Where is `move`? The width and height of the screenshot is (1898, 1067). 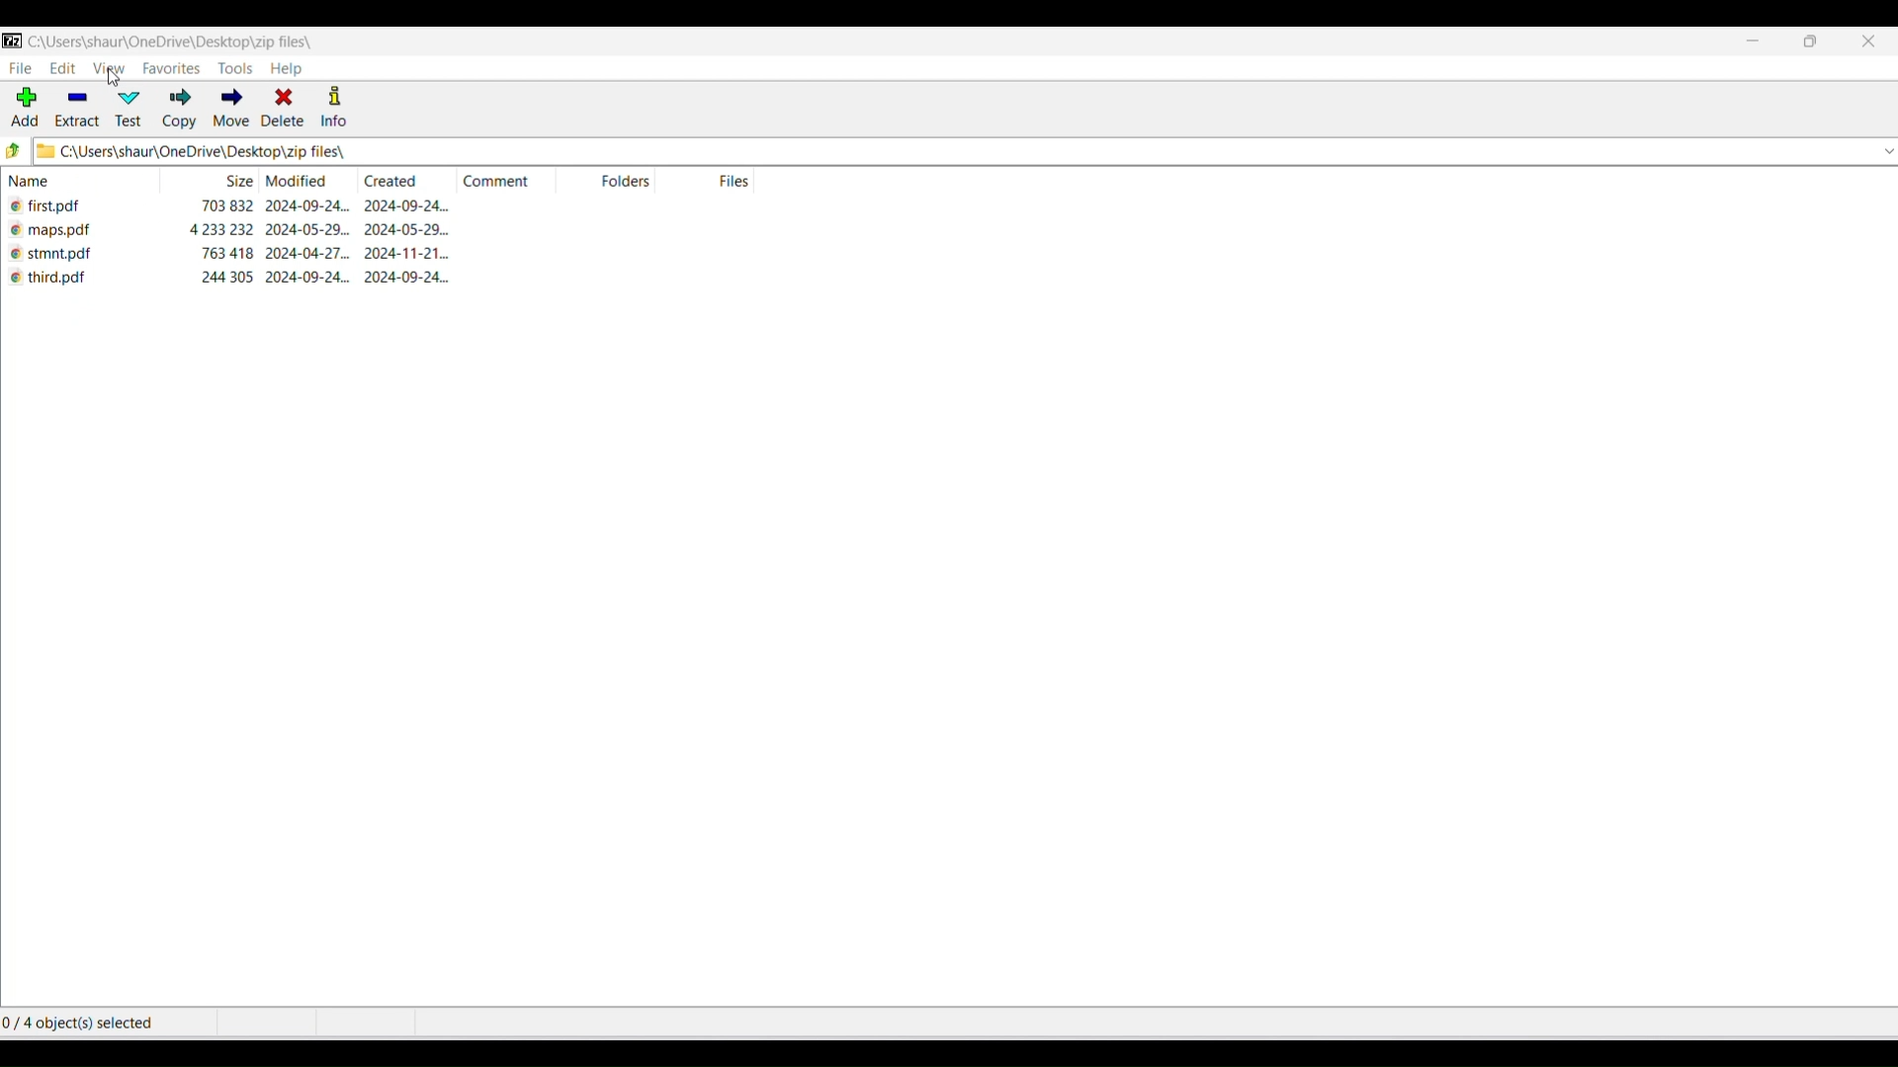
move is located at coordinates (229, 108).